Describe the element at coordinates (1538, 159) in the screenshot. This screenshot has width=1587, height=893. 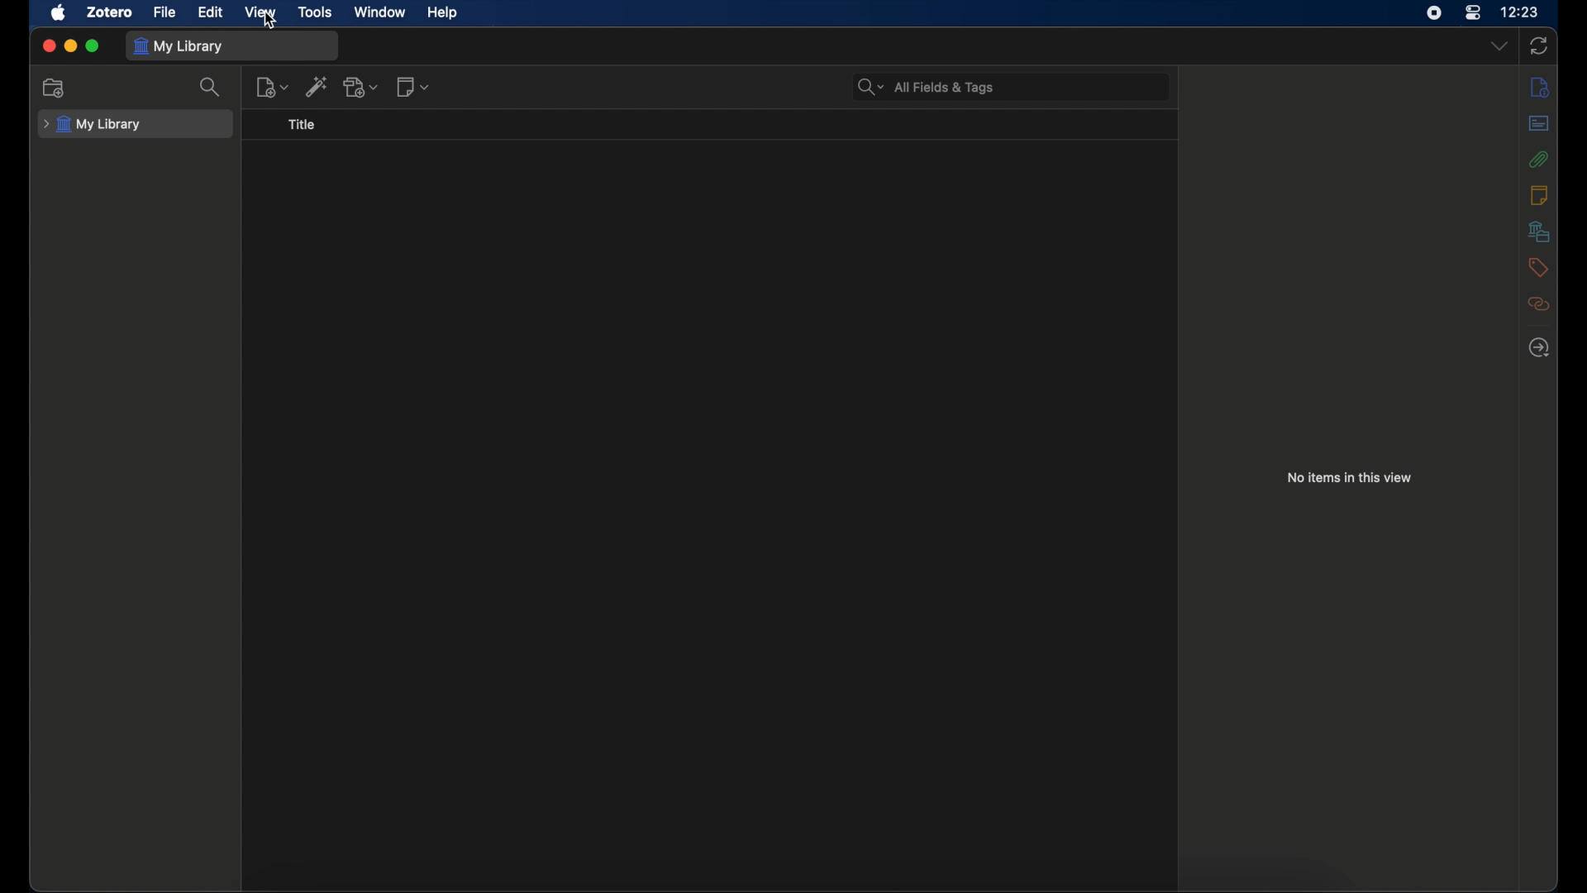
I see `attachments` at that location.